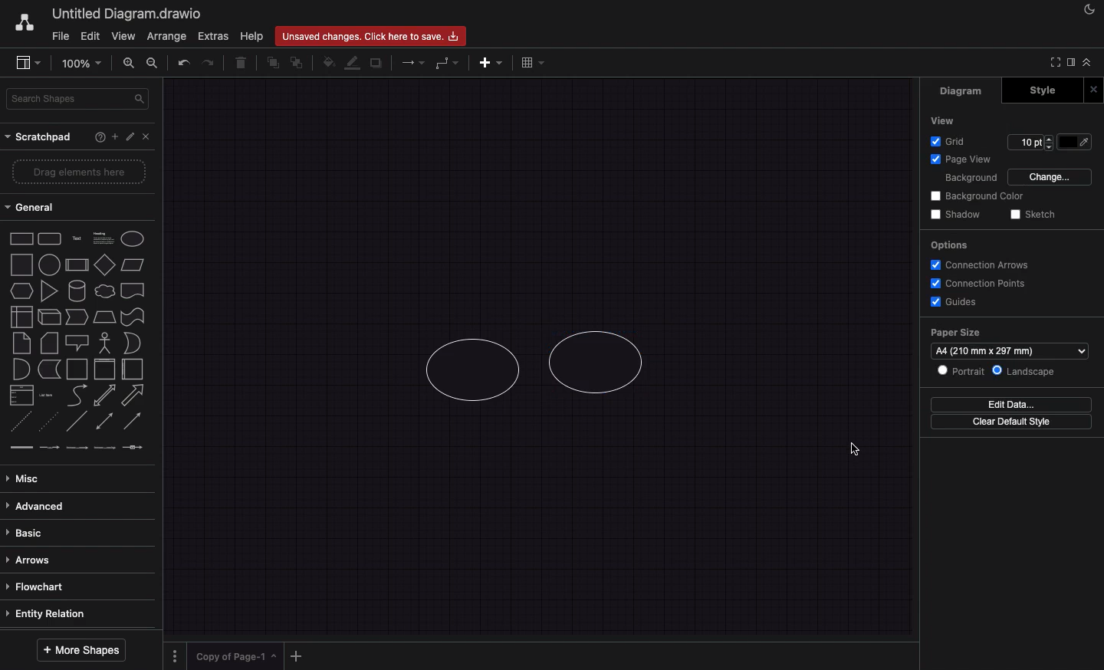 The width and height of the screenshot is (1104, 670). Describe the element at coordinates (78, 100) in the screenshot. I see `search shapes` at that location.